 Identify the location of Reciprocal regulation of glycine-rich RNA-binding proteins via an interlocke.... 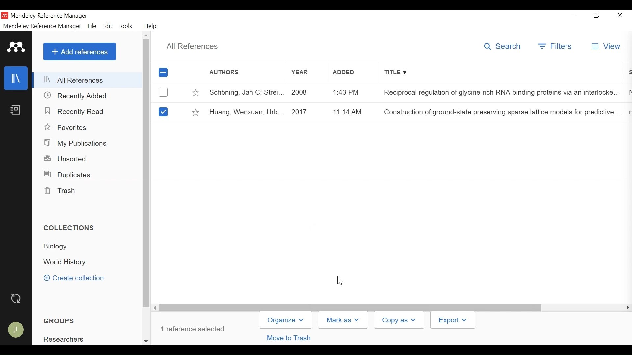
(499, 93).